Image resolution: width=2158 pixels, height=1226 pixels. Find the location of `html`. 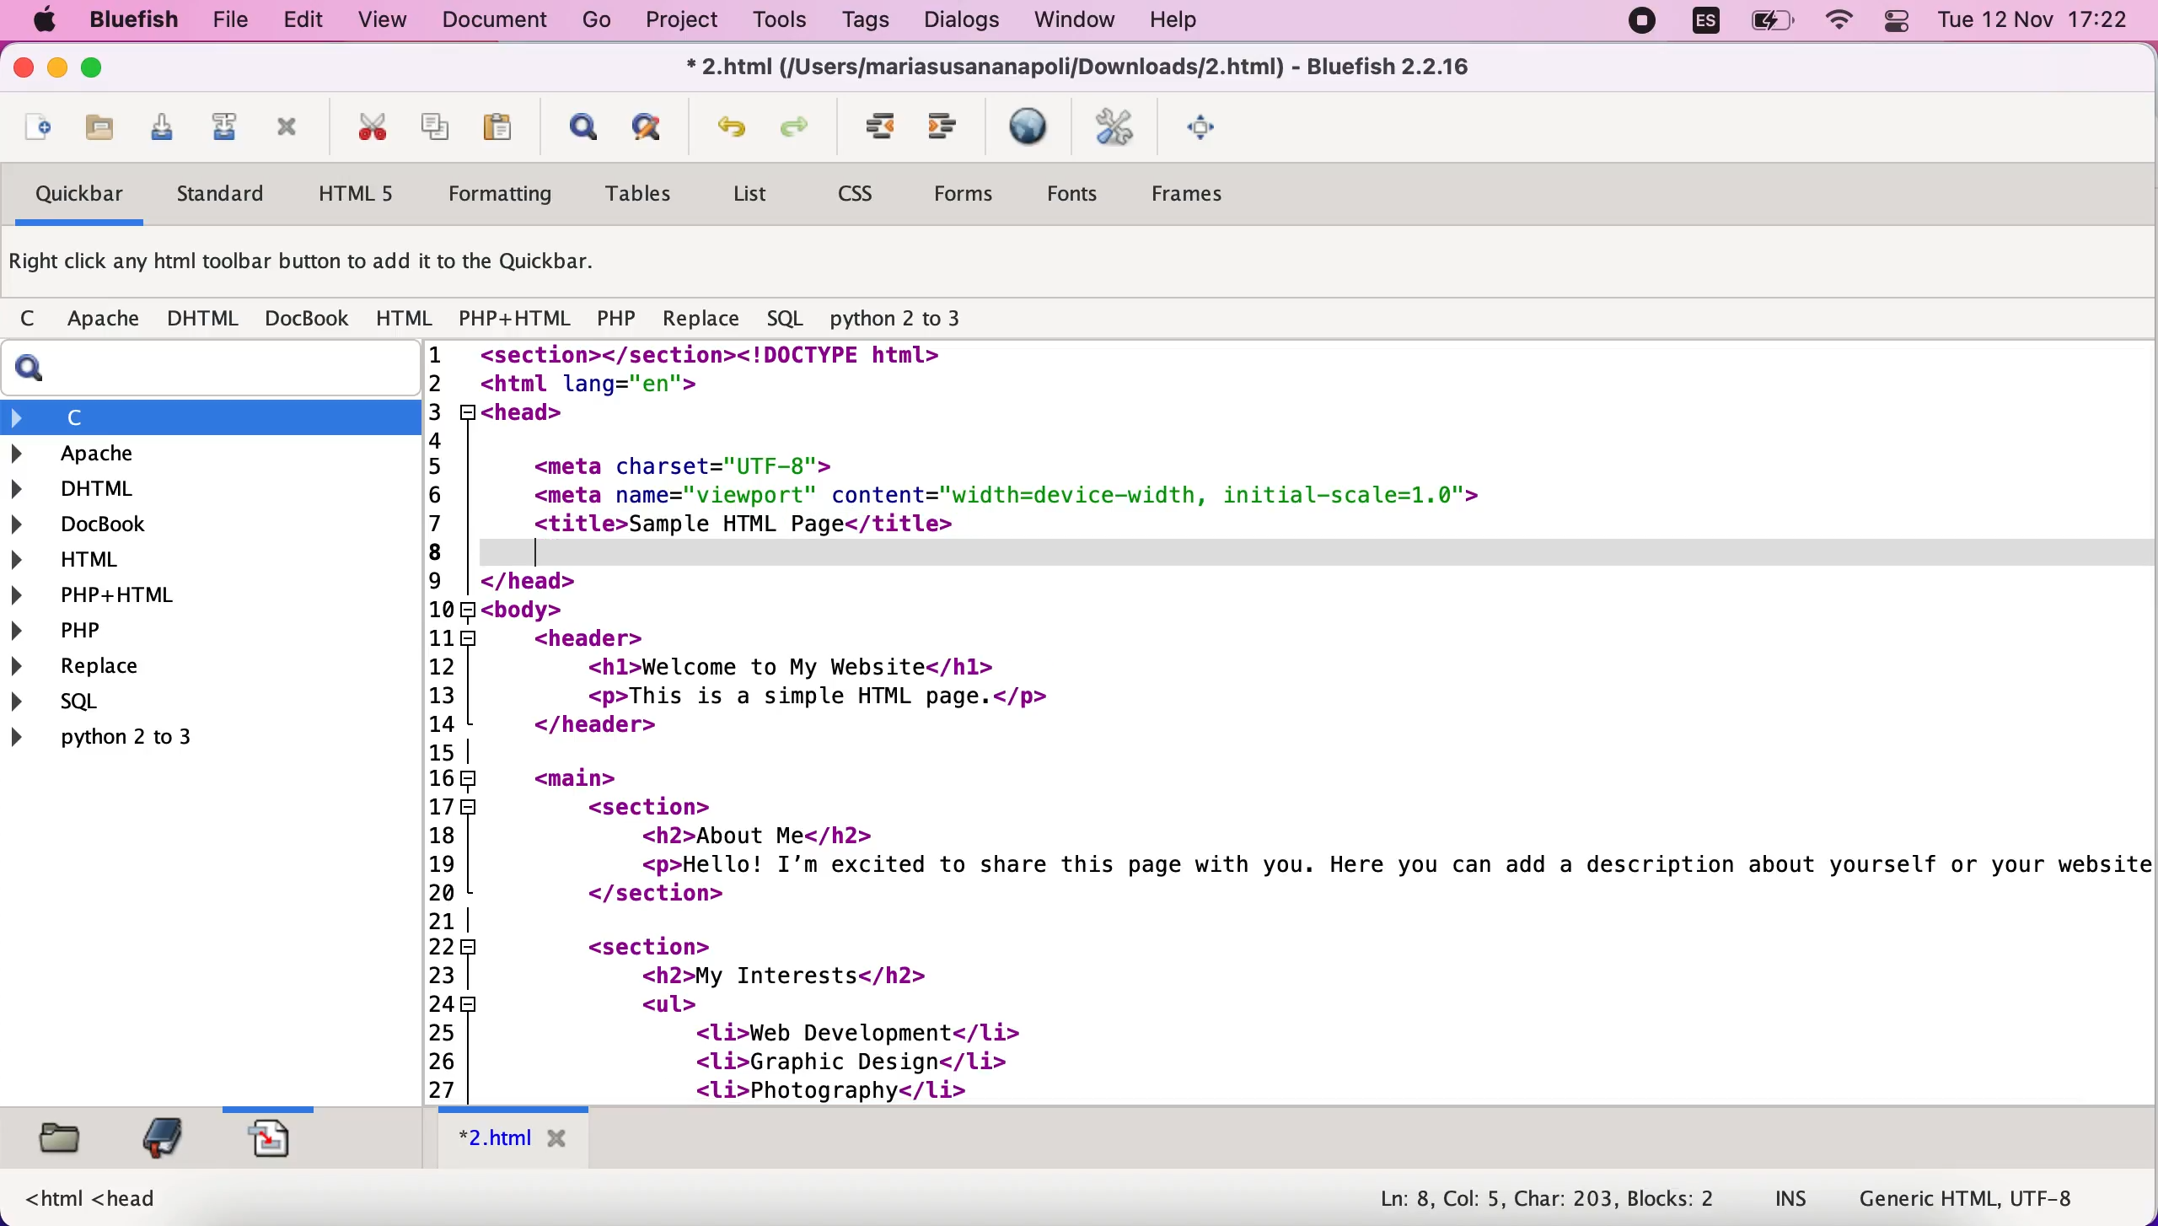

html is located at coordinates (201, 558).